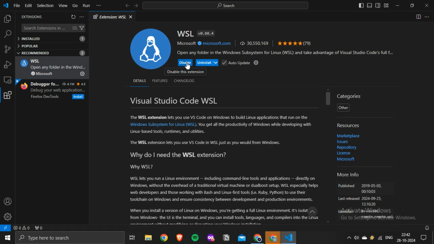 Image resolution: width=434 pixels, height=244 pixels. Describe the element at coordinates (236, 62) in the screenshot. I see `Auto Update` at that location.